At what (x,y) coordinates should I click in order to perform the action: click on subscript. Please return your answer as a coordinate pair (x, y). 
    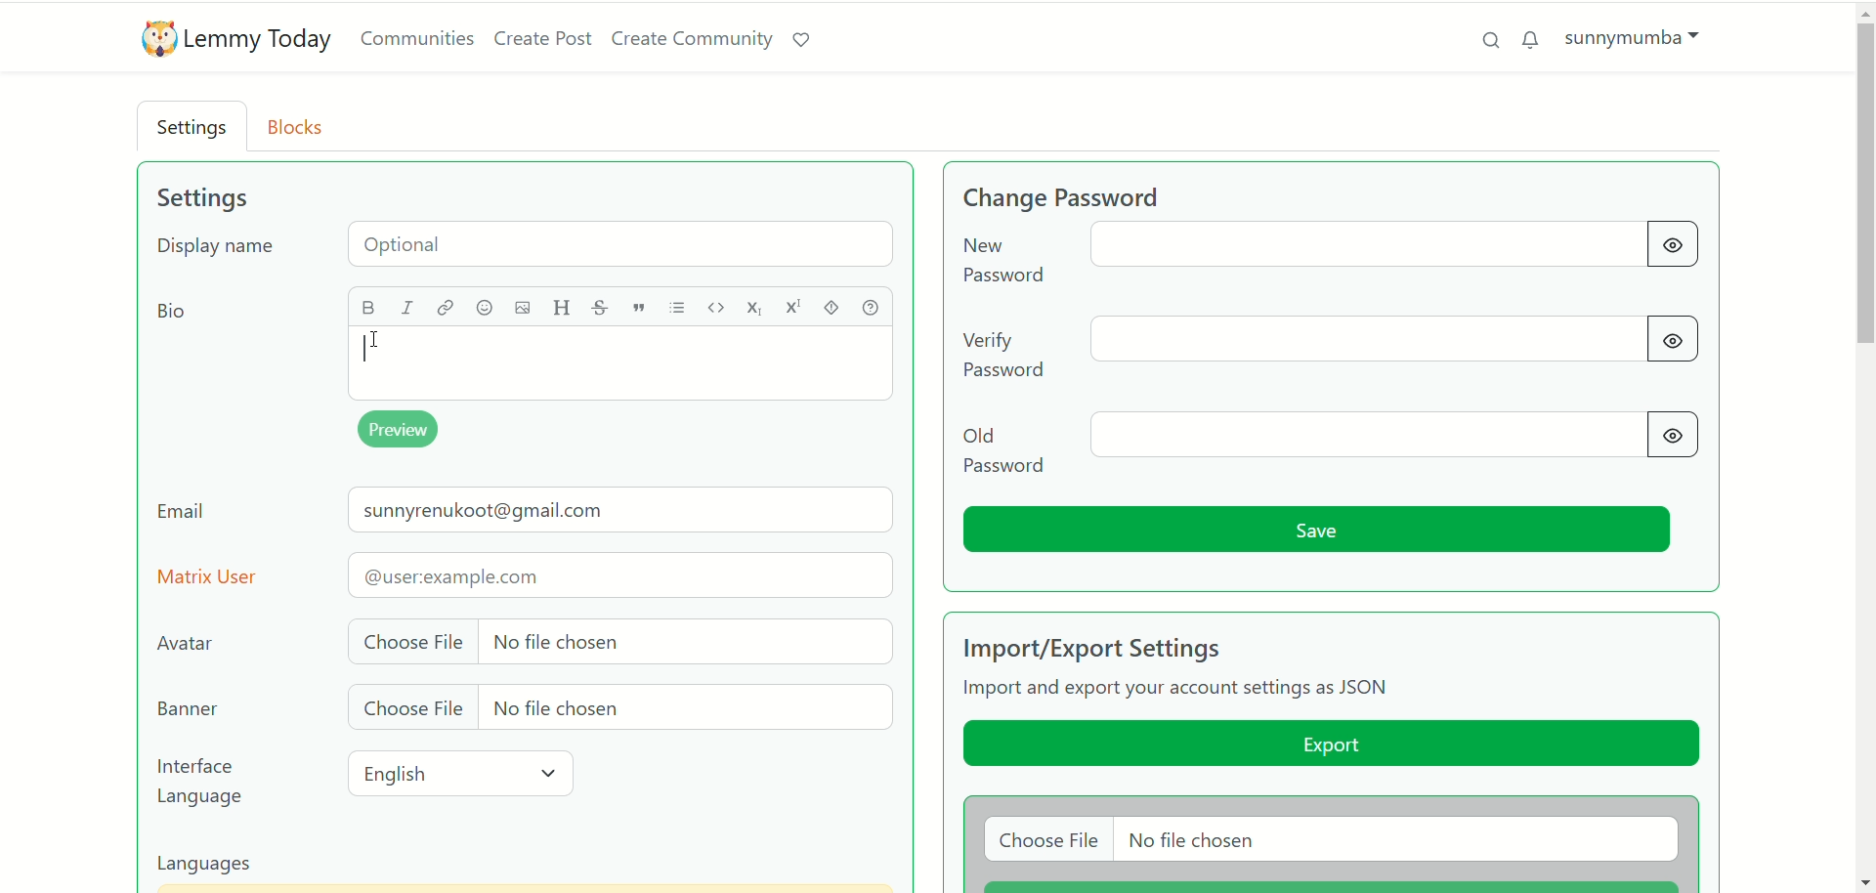
    Looking at the image, I should click on (755, 310).